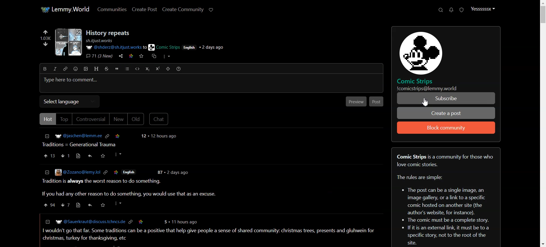  What do you see at coordinates (127, 69) in the screenshot?
I see `list` at bounding box center [127, 69].